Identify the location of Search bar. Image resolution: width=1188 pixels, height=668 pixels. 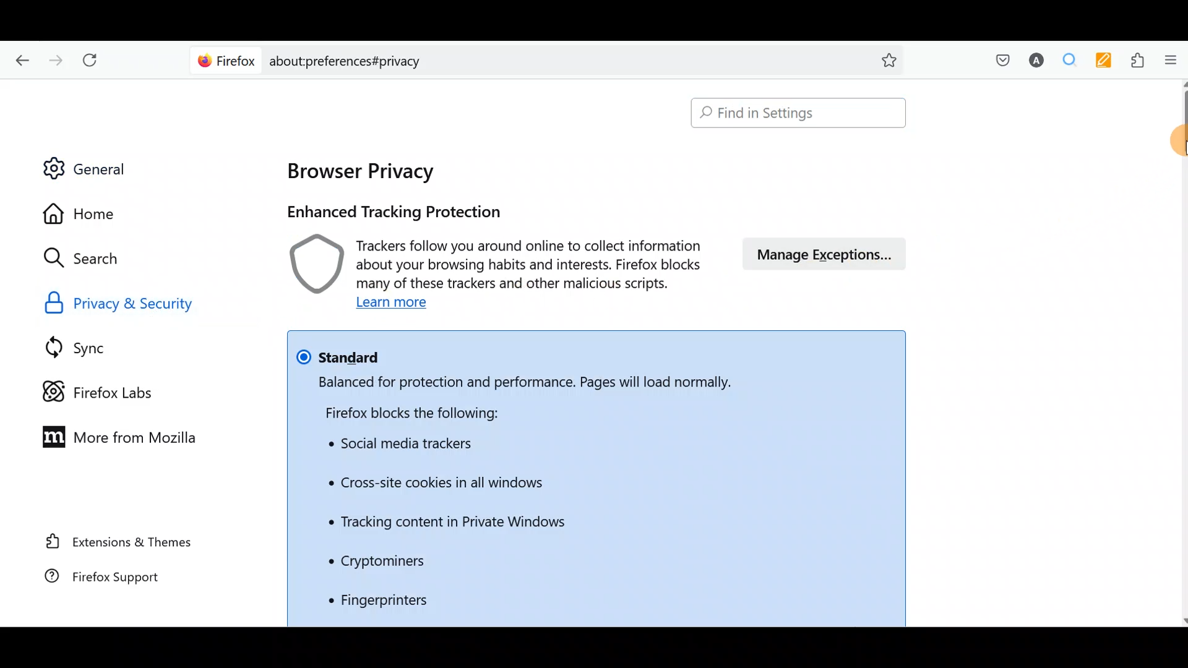
(551, 59).